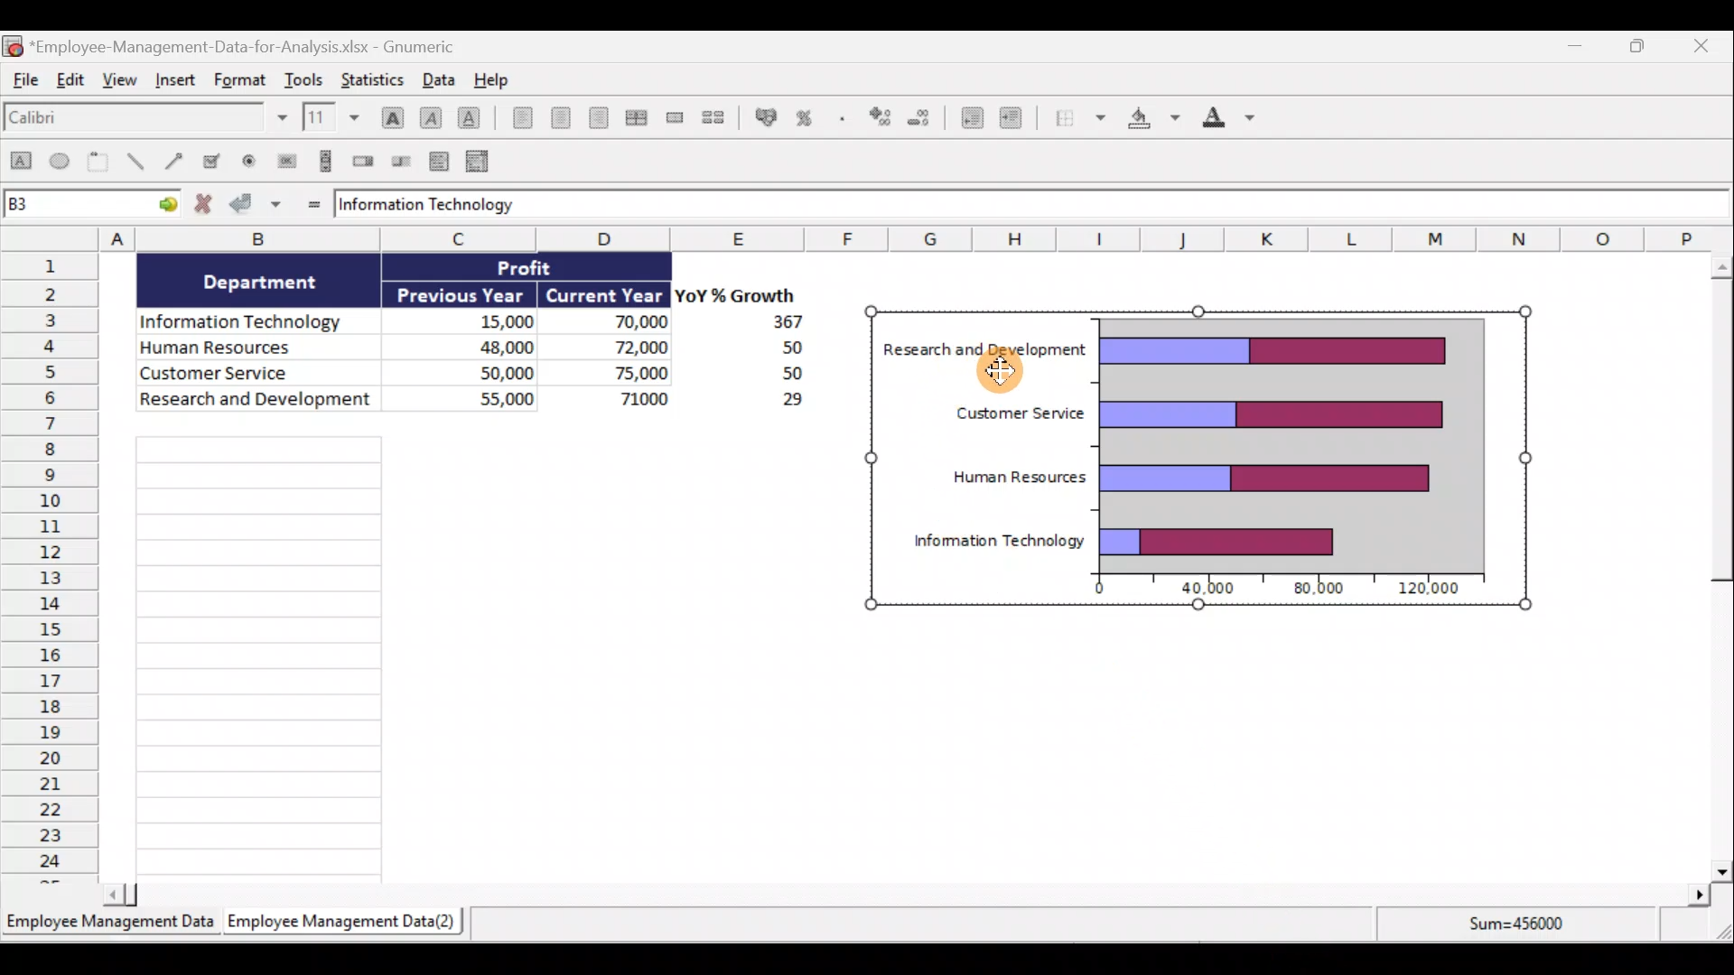 The width and height of the screenshot is (1734, 975). What do you see at coordinates (1031, 202) in the screenshot?
I see `Formula bar` at bounding box center [1031, 202].